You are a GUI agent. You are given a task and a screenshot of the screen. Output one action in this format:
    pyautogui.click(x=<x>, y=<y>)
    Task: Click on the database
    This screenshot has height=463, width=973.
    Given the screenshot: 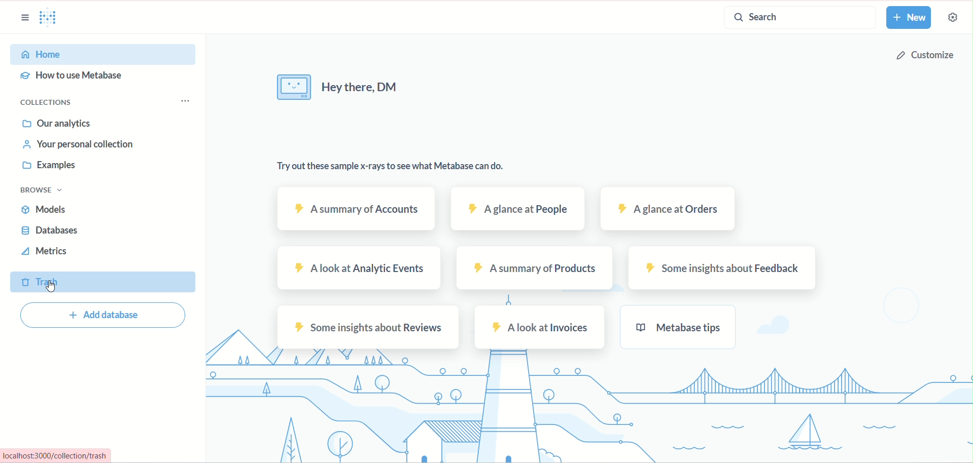 What is the action you would take?
    pyautogui.click(x=50, y=230)
    